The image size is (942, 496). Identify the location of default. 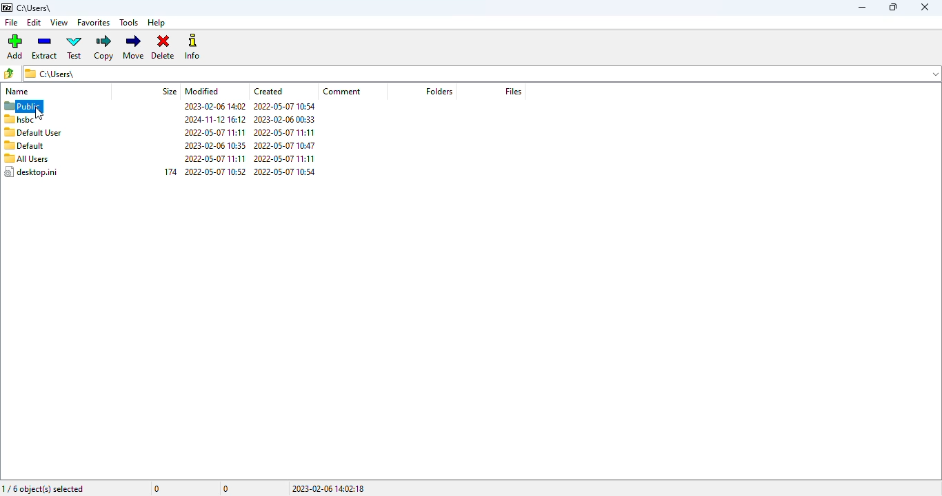
(26, 146).